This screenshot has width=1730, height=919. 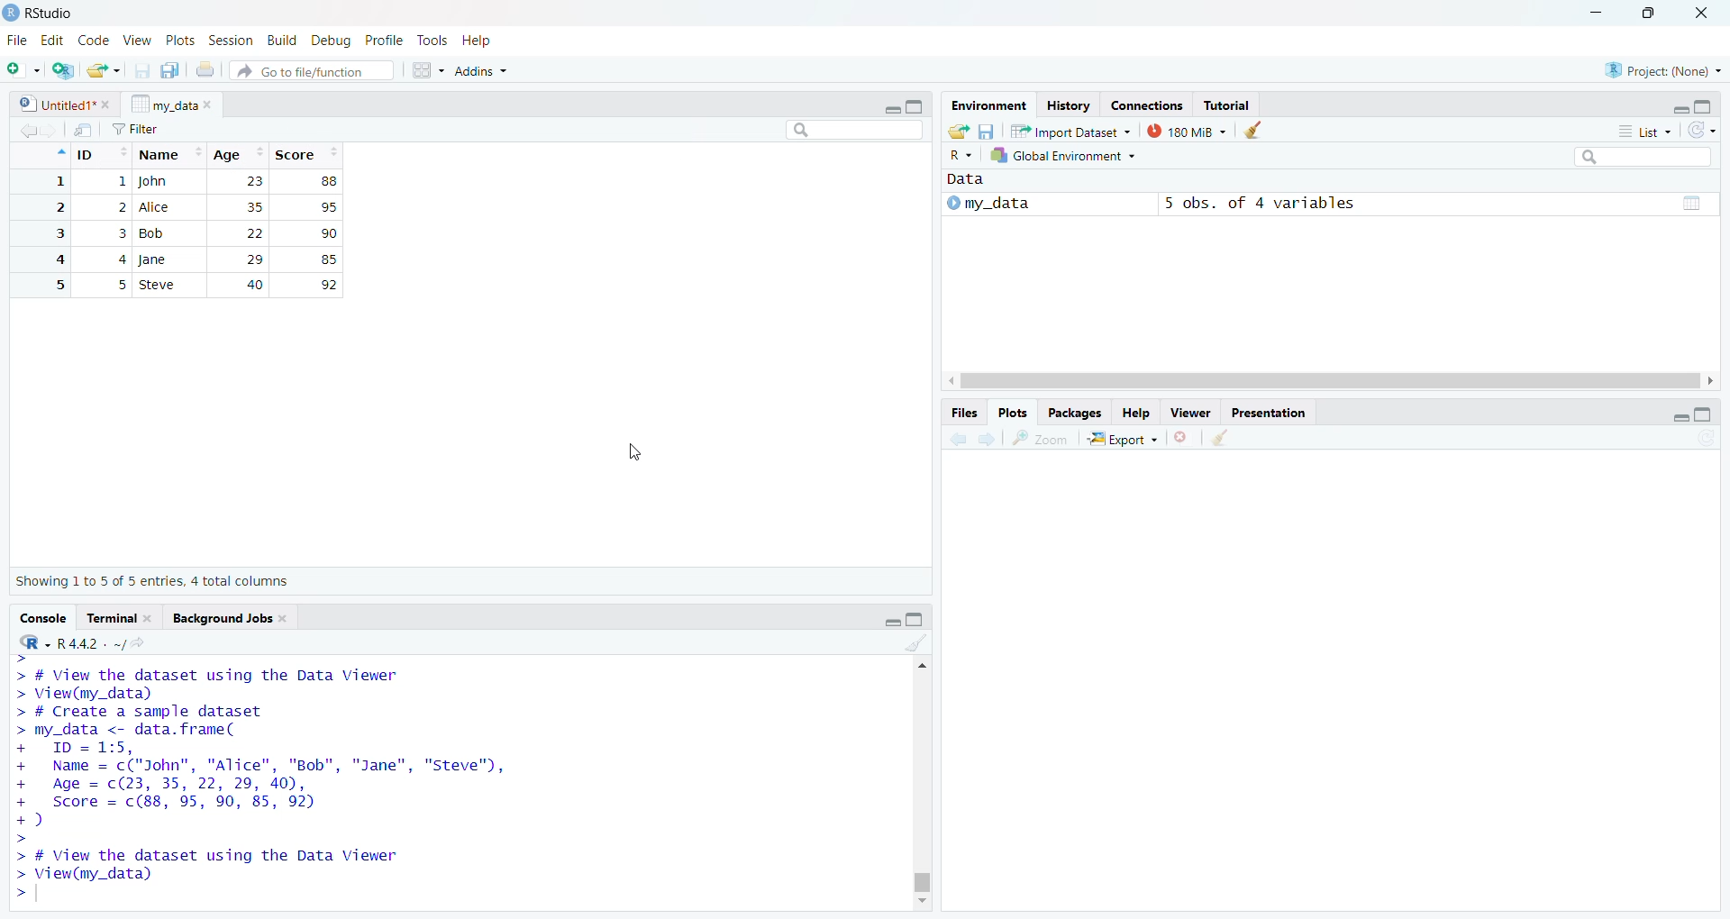 What do you see at coordinates (279, 778) in the screenshot?
I see `> # View the dataset using the Data Viewer
> View(my_data)

> # Create a sample dataset

> my_data <- data. frame(

+ ID = 1:5,

+ Name = c("John", "Alice", "Bob", "Jane", "Steve",
+ Age = c(23, 35, 22, 29, 40),

+ Score = c(88, 95, 90, 85, 92)

+)

>

> # View the dataset using the Data Viewer
> View(my_data)

>` at bounding box center [279, 778].